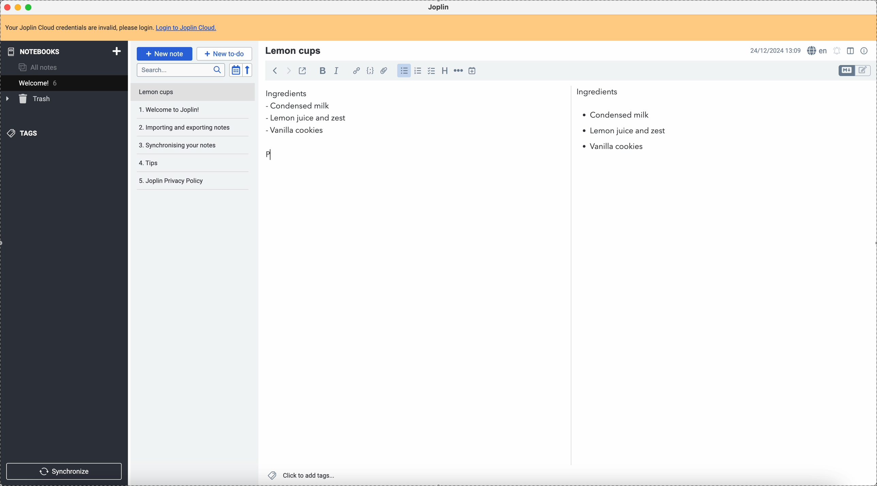 The height and width of the screenshot is (486, 877). I want to click on spell checker, so click(819, 50).